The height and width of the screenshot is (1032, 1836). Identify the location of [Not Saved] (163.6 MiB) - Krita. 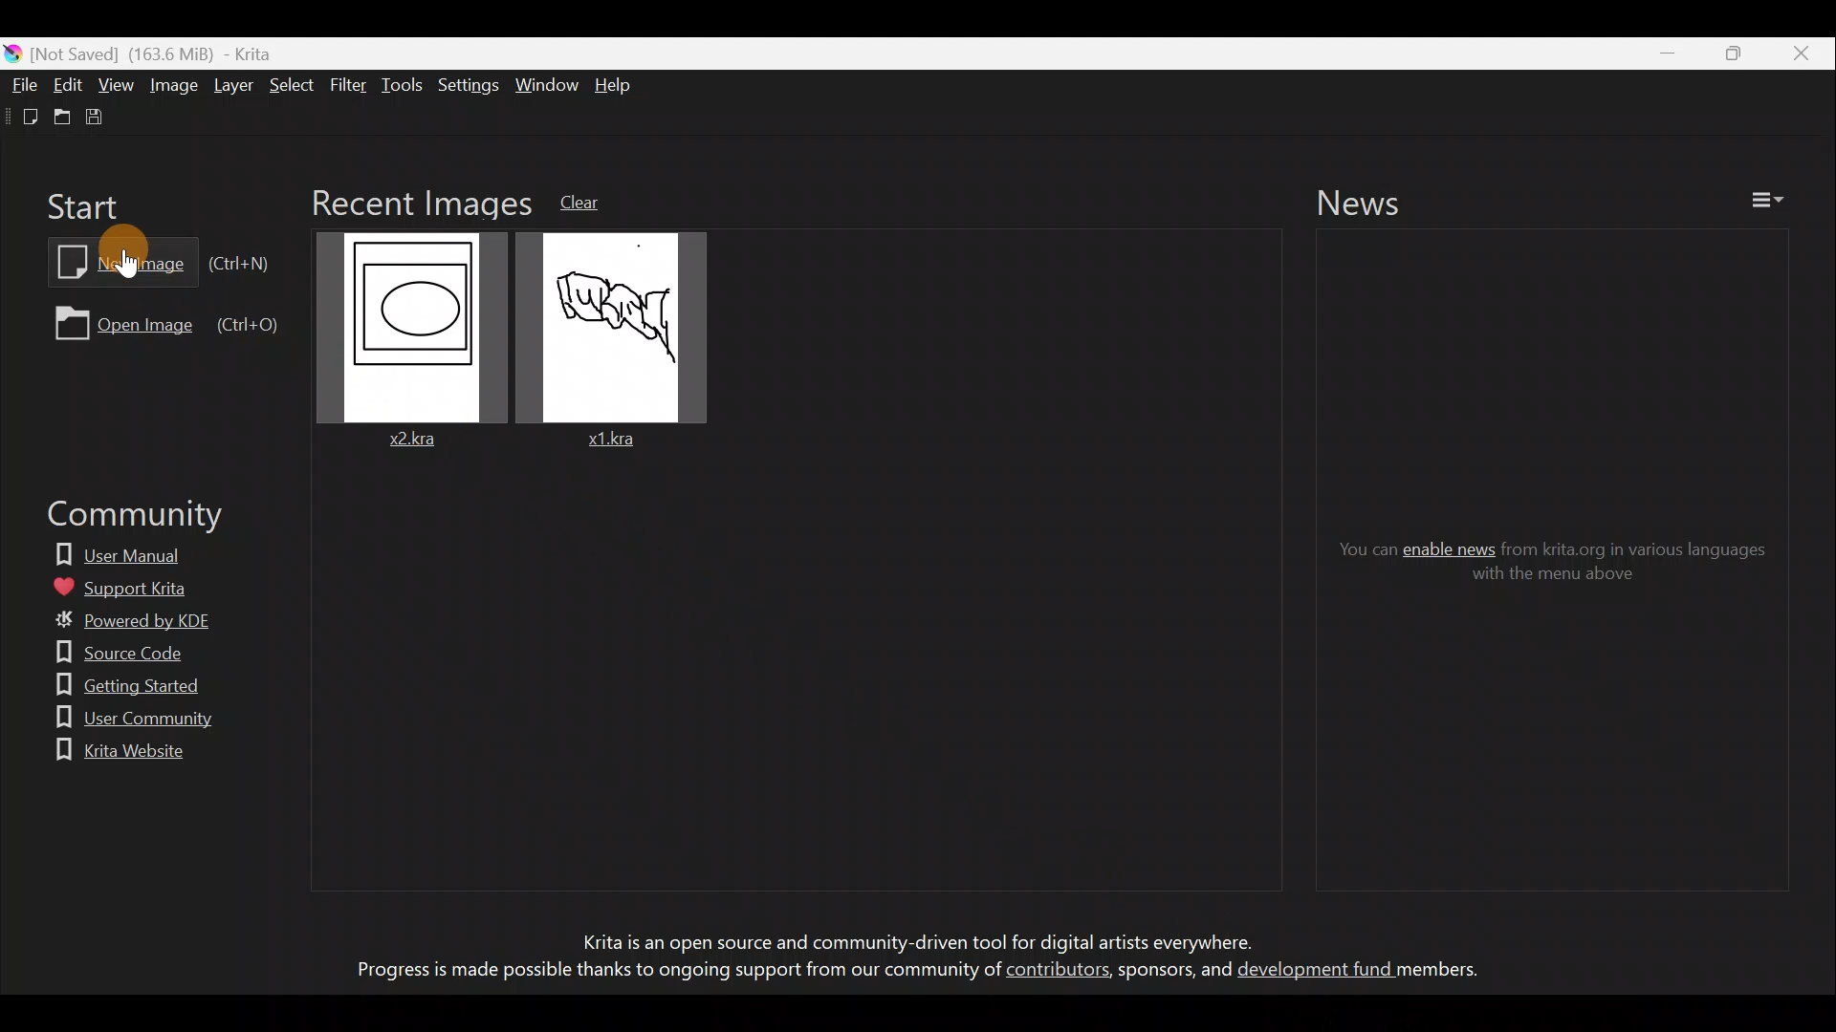
(163, 54).